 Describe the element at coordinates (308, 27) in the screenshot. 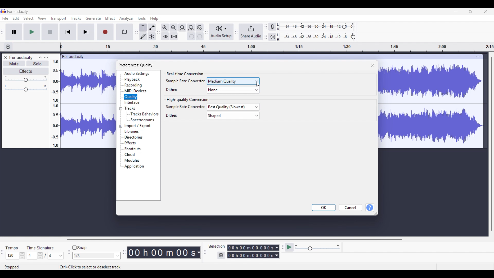

I see `Recording level` at that location.